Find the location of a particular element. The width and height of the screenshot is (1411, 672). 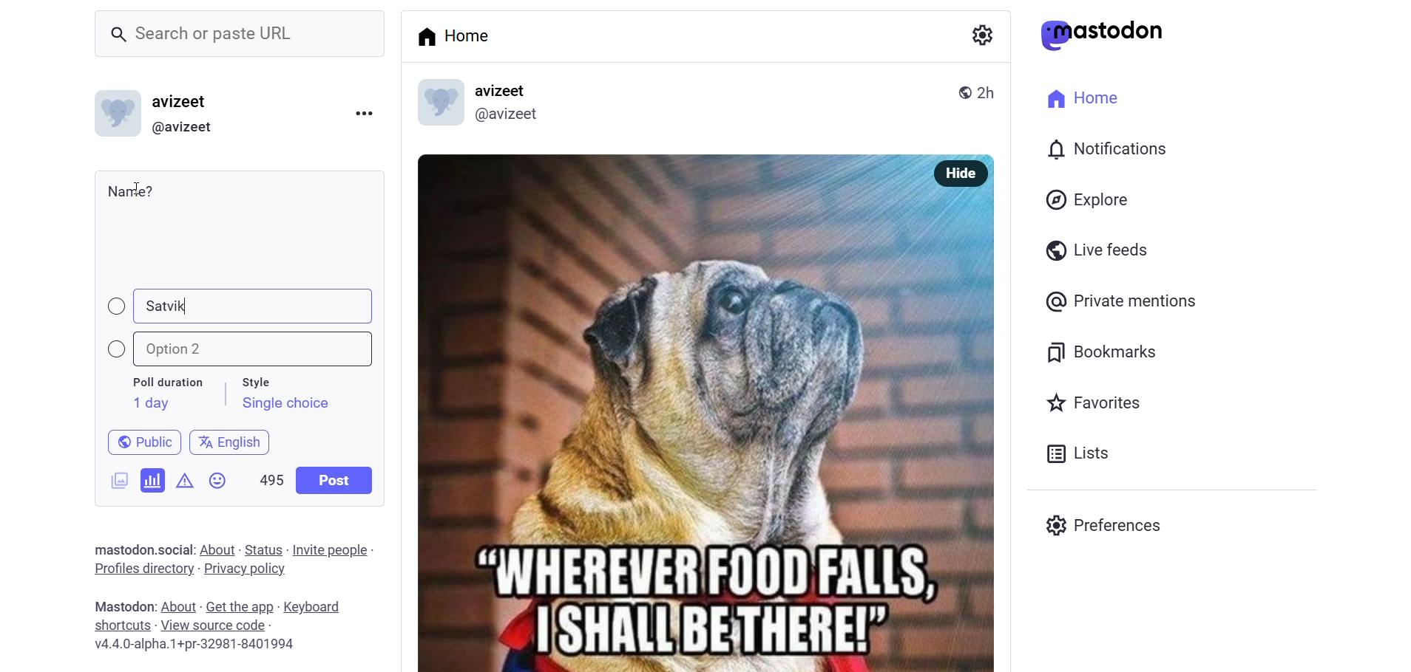

post is located at coordinates (336, 480).